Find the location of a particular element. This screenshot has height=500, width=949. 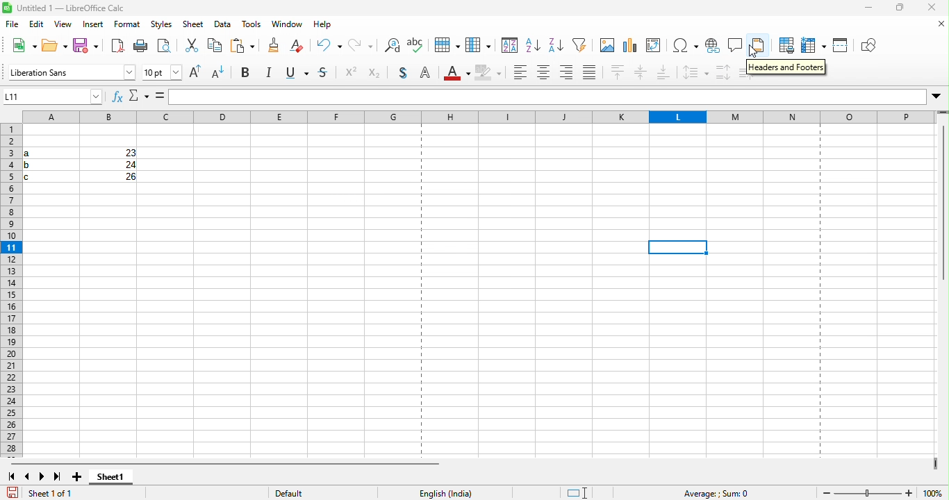

close is located at coordinates (936, 24).